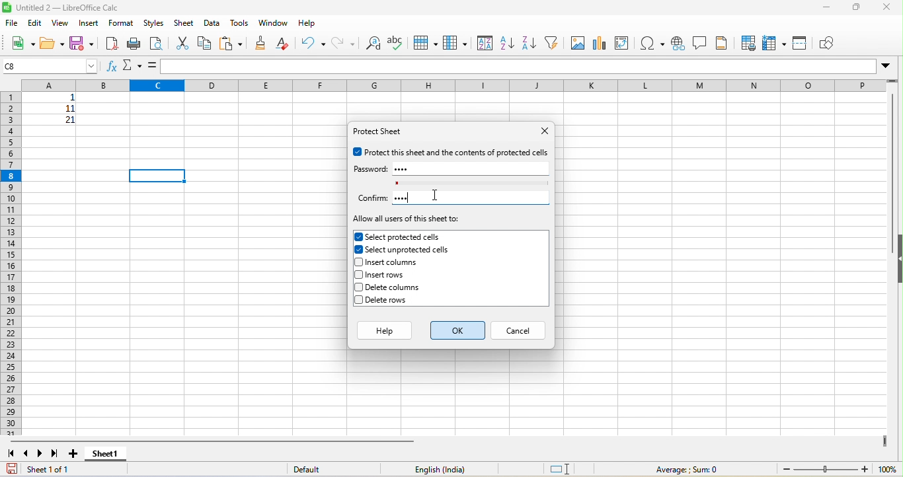 This screenshot has width=903, height=477. I want to click on selected cell number, so click(51, 65).